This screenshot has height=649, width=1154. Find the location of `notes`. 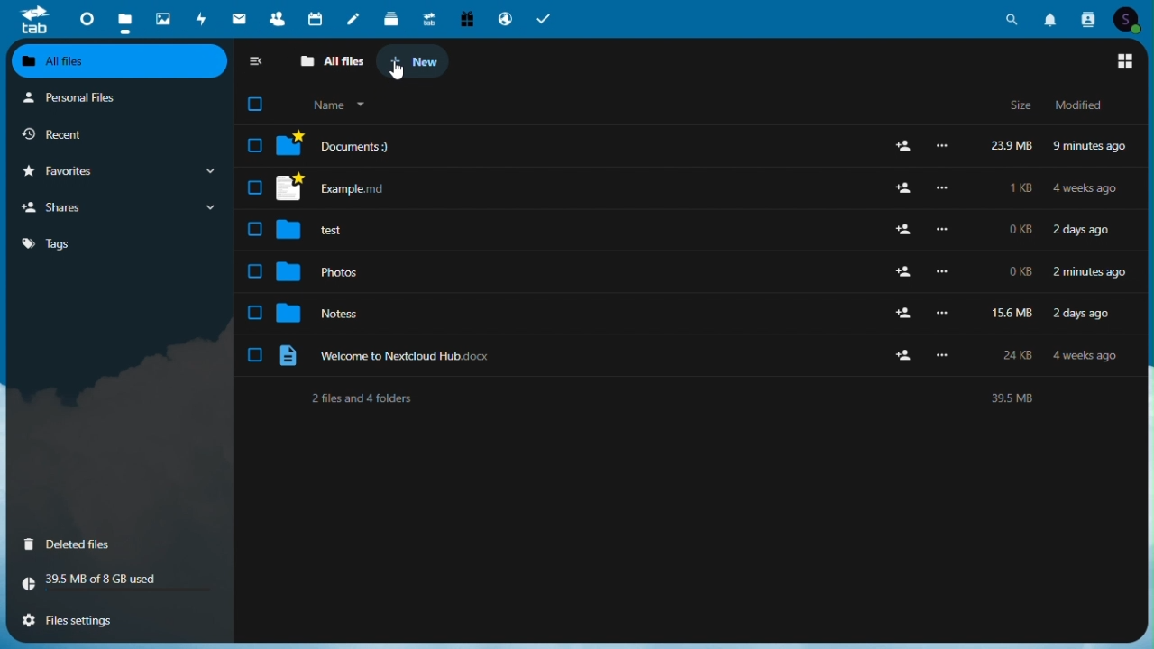

notes is located at coordinates (357, 17).